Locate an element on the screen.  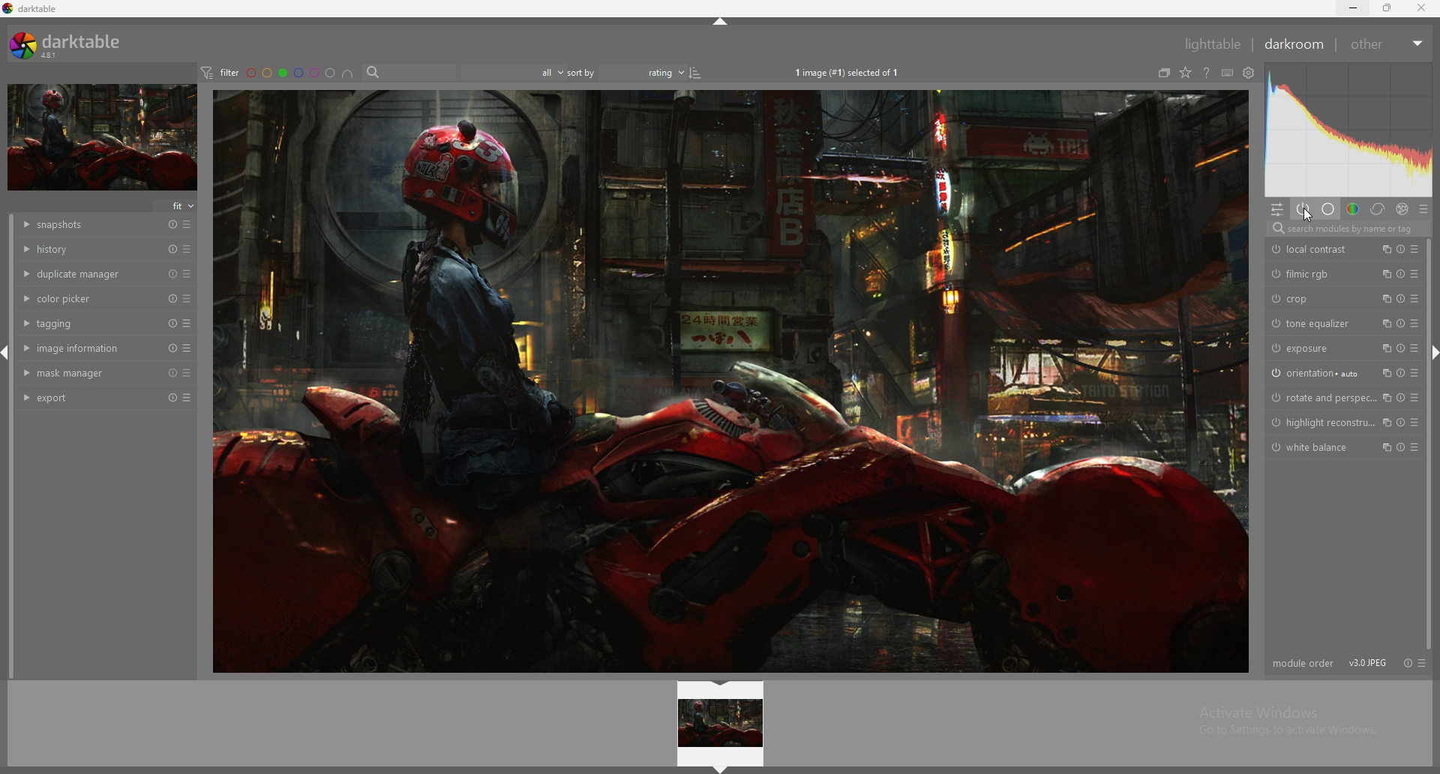
reset is located at coordinates (1399, 373).